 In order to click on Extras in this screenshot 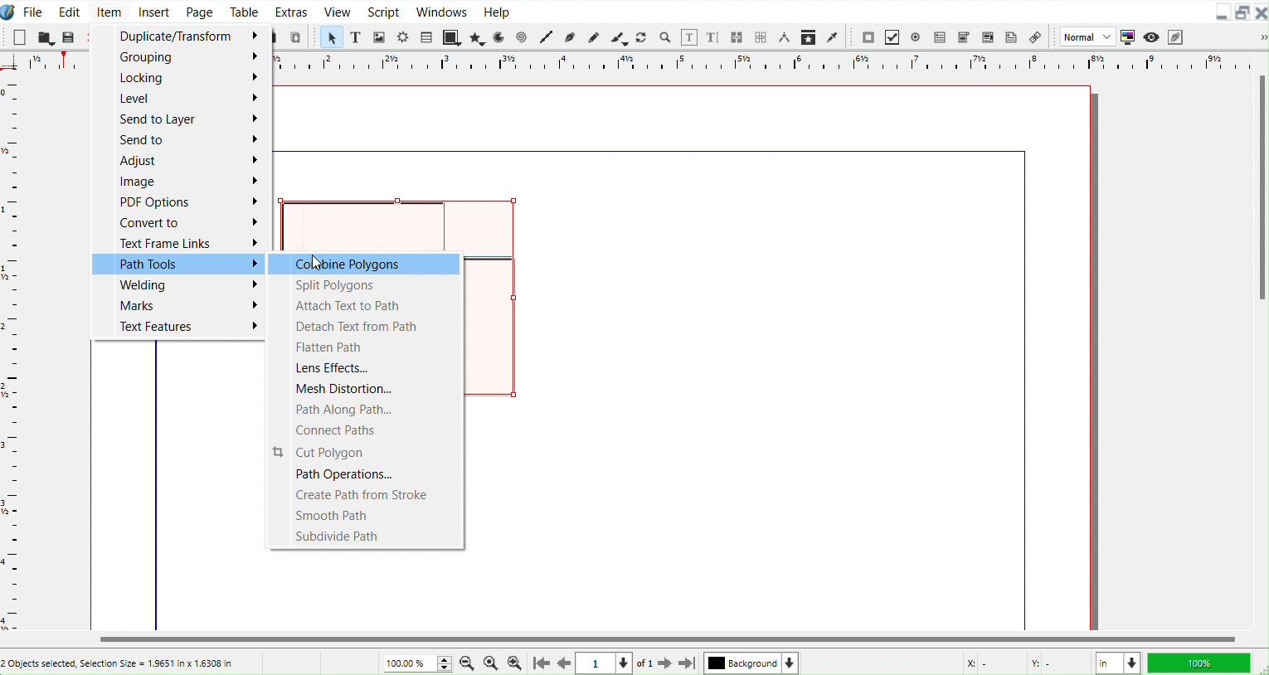, I will do `click(292, 11)`.